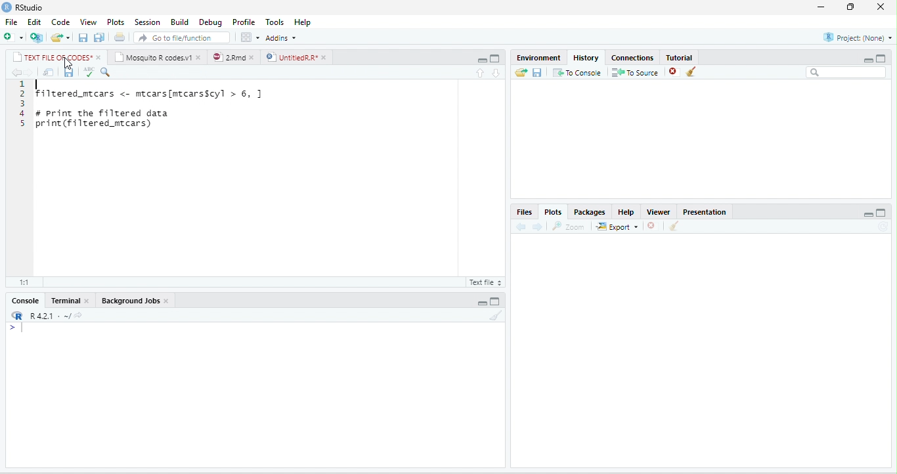 This screenshot has width=897, height=474. Describe the element at coordinates (302, 22) in the screenshot. I see `Help` at that location.